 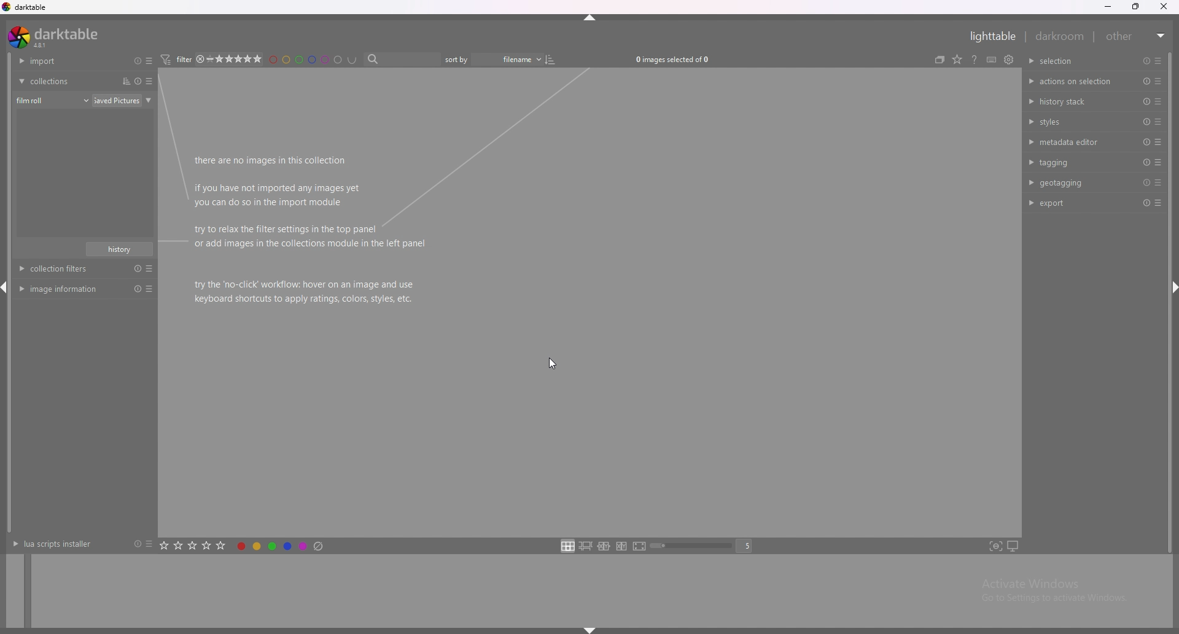 What do you see at coordinates (995, 546) in the screenshot?
I see `toggle focus peaking mode` at bounding box center [995, 546].